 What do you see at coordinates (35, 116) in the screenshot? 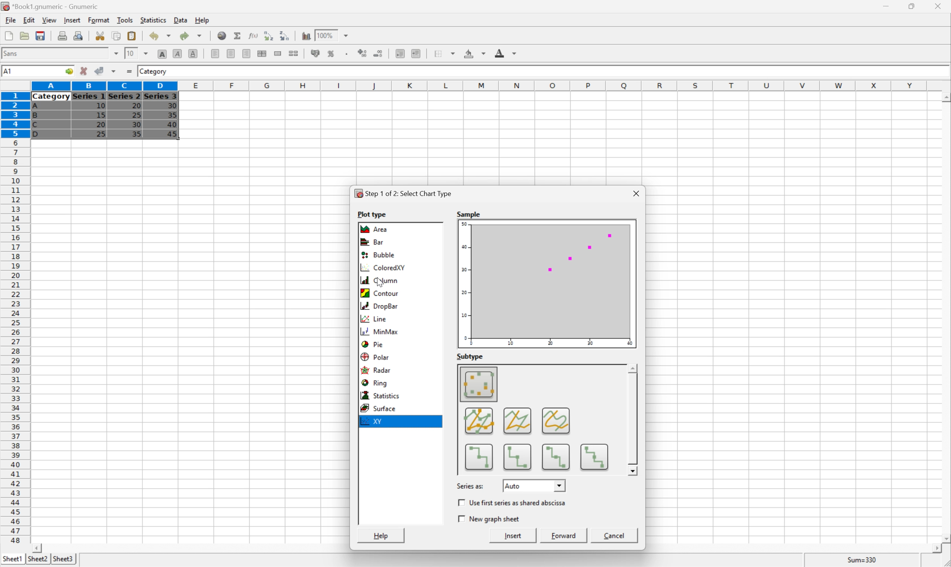
I see `B` at bounding box center [35, 116].